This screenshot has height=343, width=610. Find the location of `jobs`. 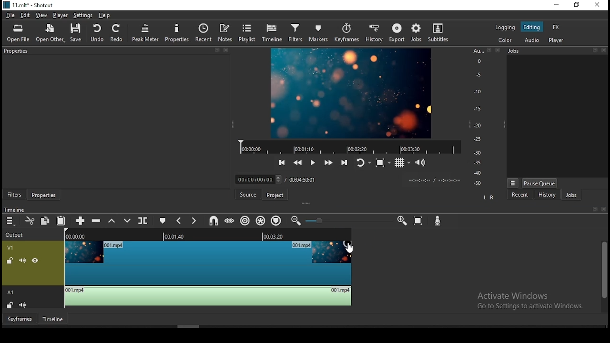

jobs is located at coordinates (419, 33).